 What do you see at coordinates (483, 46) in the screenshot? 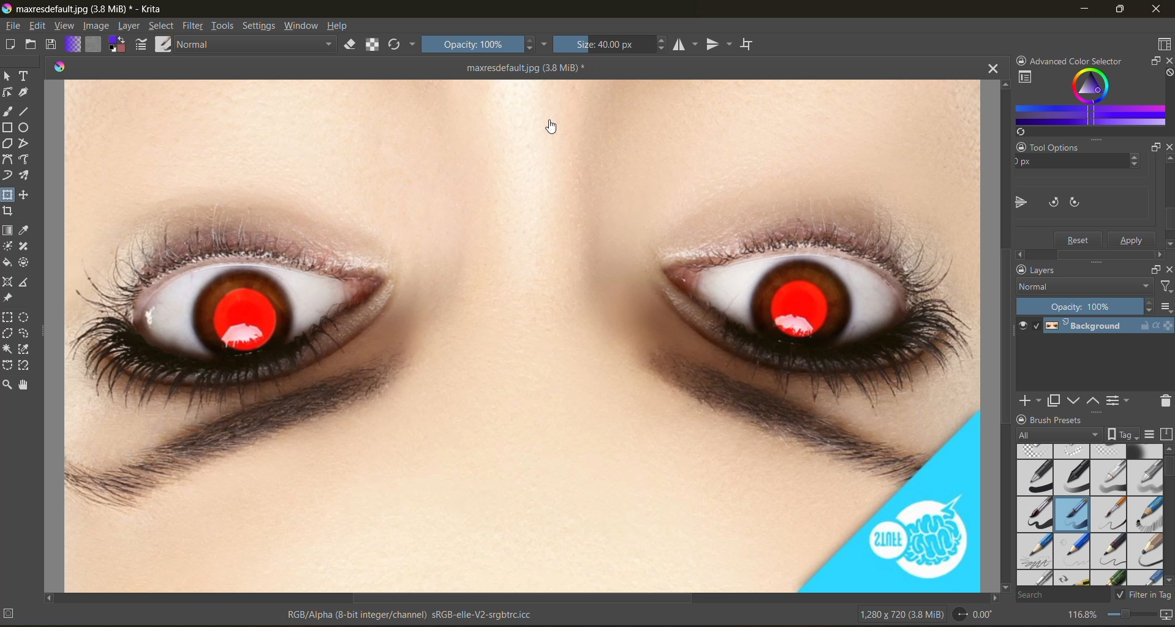
I see `opacity` at bounding box center [483, 46].